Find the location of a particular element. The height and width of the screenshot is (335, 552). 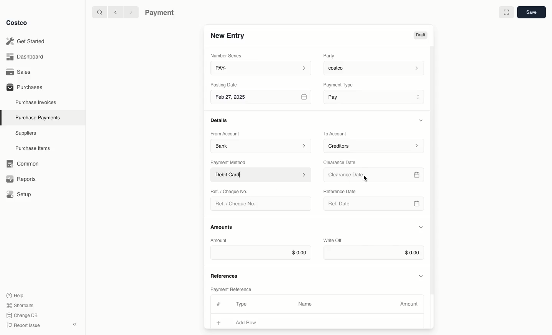

New Entry is located at coordinates (228, 35).